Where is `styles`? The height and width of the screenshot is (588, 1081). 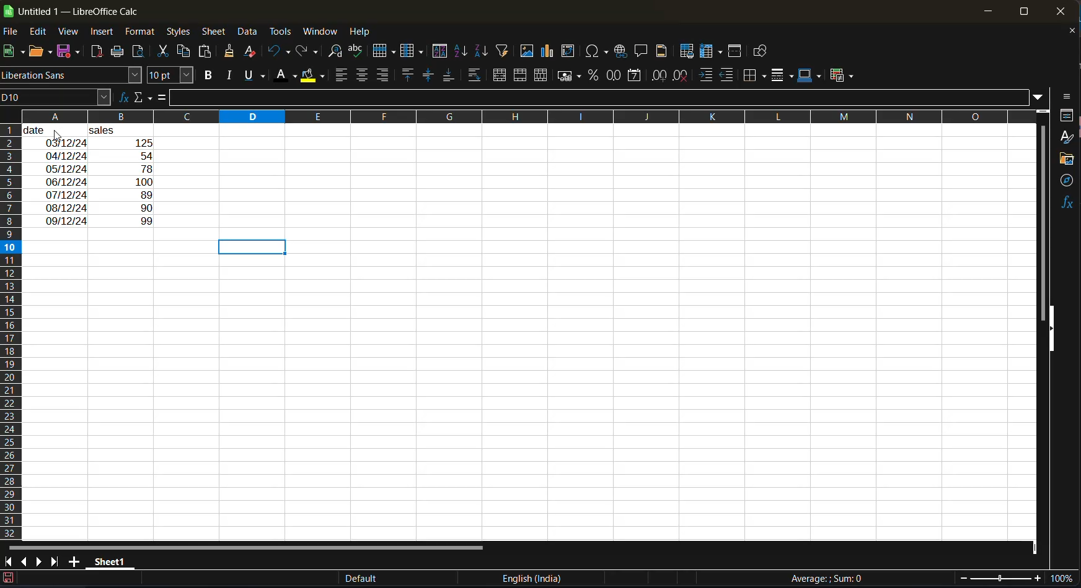
styles is located at coordinates (1067, 137).